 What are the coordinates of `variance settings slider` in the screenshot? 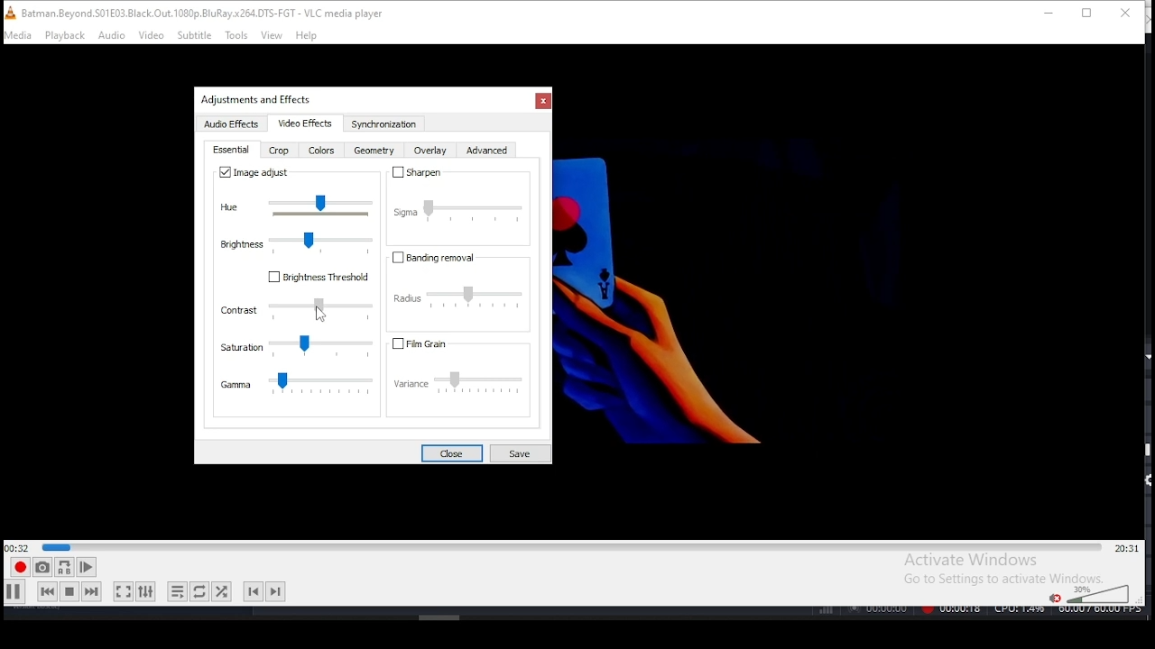 It's located at (465, 386).